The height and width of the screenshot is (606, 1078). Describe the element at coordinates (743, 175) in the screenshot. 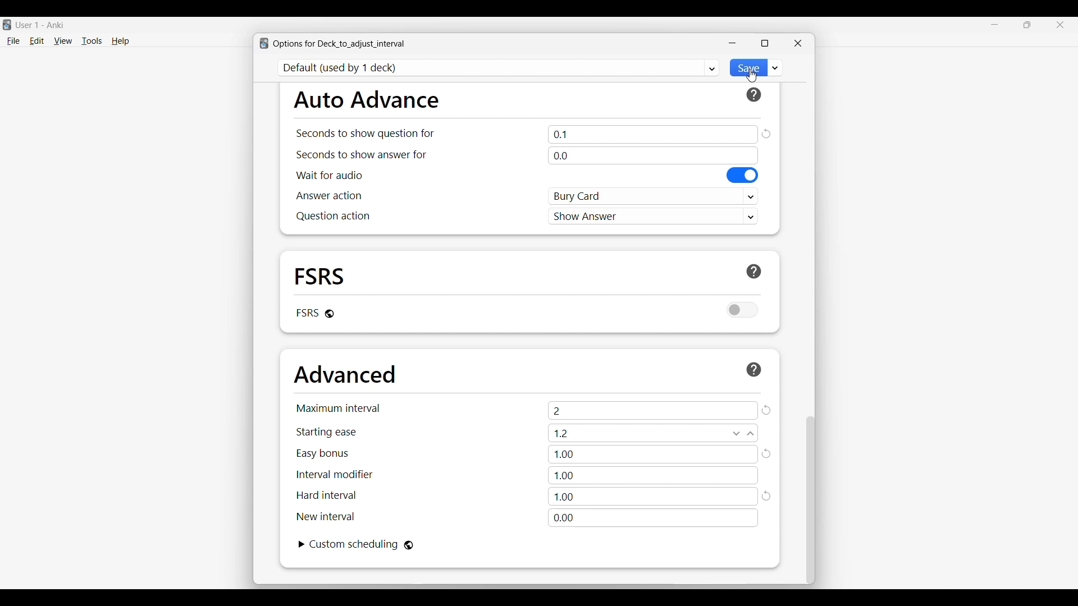

I see `Toggle to wait for audio` at that location.